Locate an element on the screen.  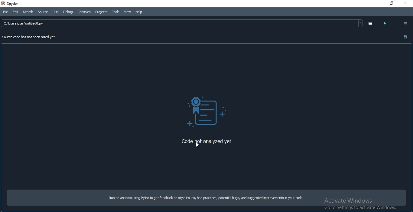
File  is located at coordinates (5, 12).